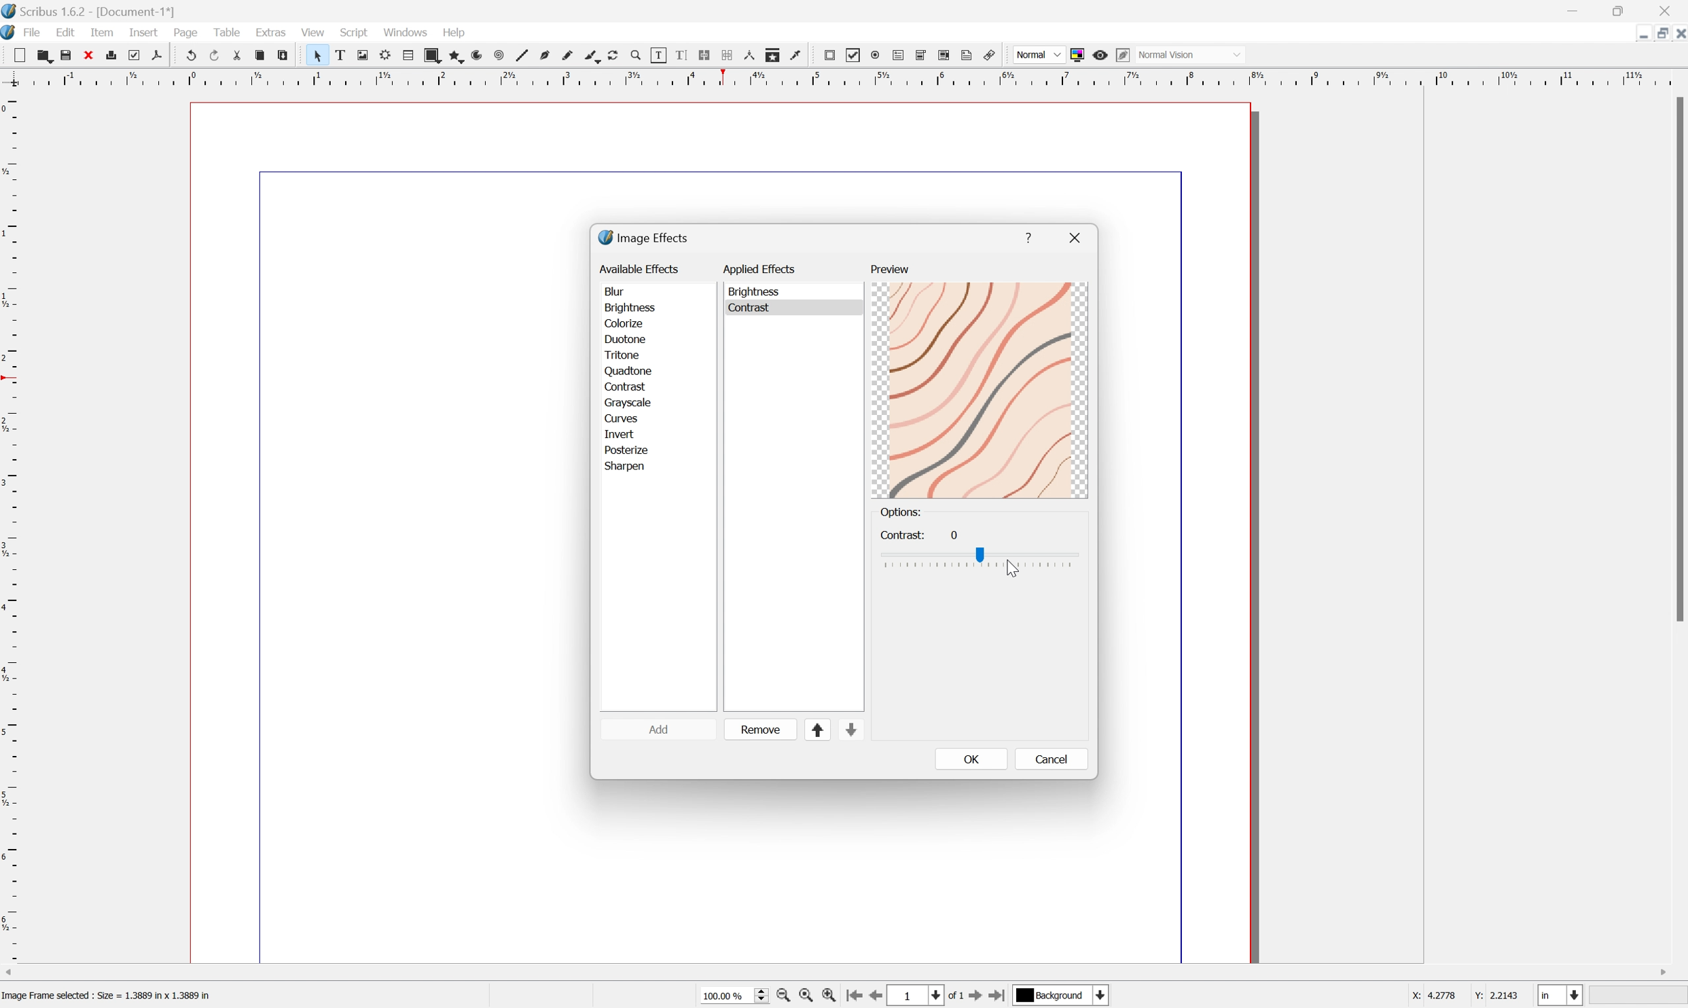 Image resolution: width=1688 pixels, height=1008 pixels. What do you see at coordinates (259, 56) in the screenshot?
I see `Copy` at bounding box center [259, 56].